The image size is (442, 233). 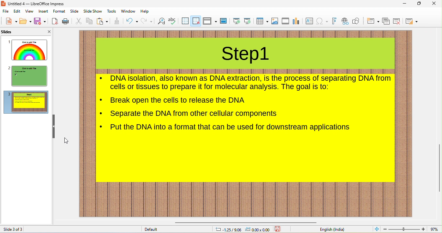 What do you see at coordinates (332, 229) in the screenshot?
I see `english` at bounding box center [332, 229].